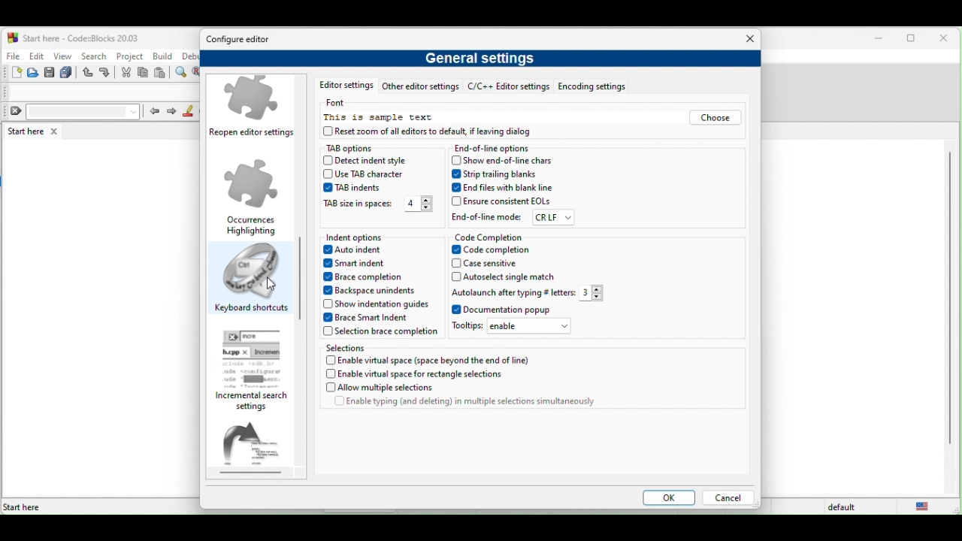 The height and width of the screenshot is (541, 962). Describe the element at coordinates (491, 237) in the screenshot. I see `code completion` at that location.